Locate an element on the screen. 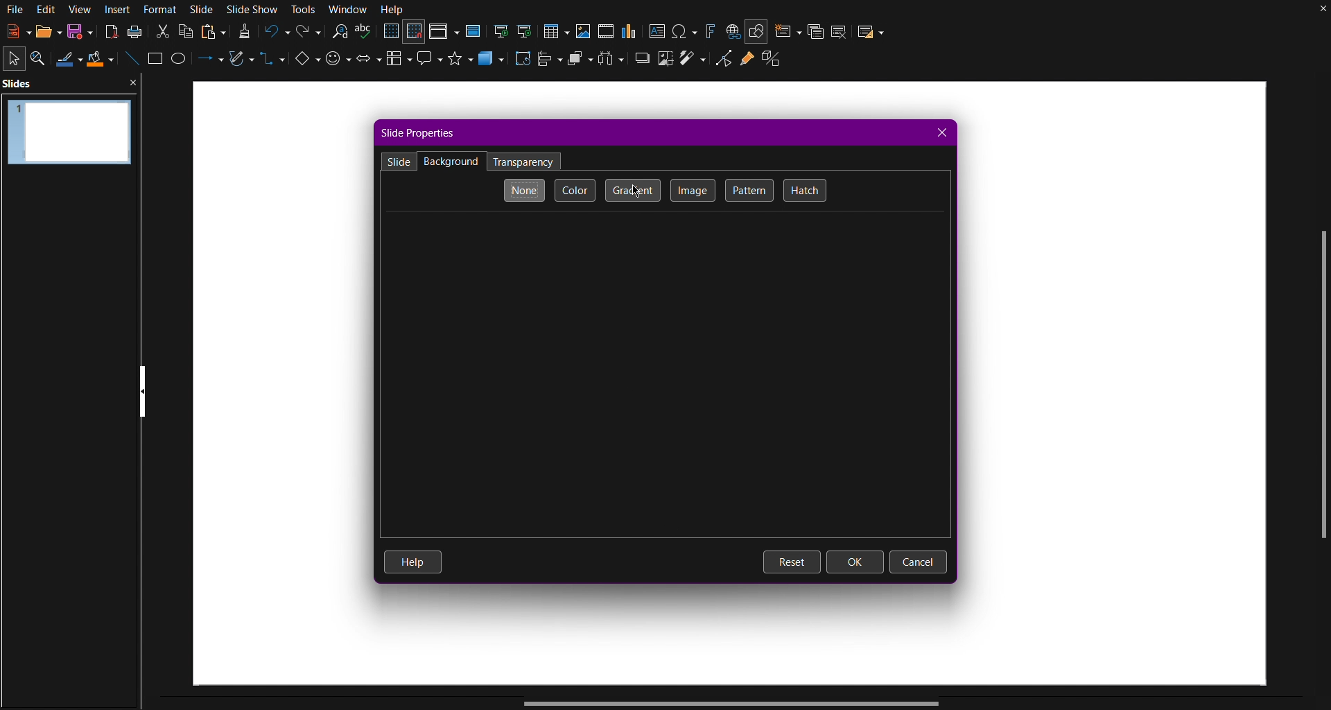 This screenshot has height=710, width=1331. New is located at coordinates (14, 33).